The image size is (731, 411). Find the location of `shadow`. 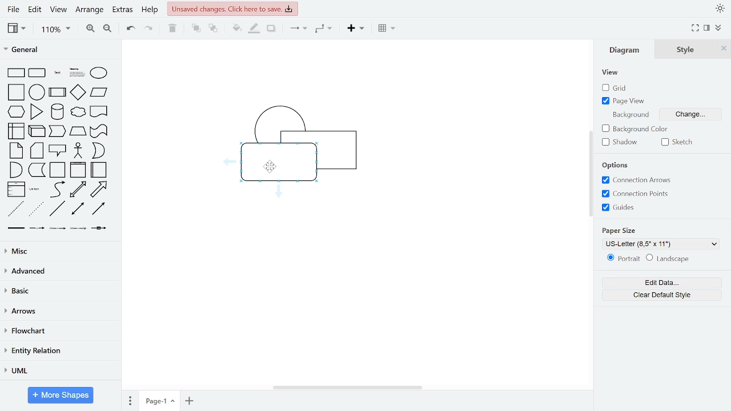

shadow is located at coordinates (273, 30).